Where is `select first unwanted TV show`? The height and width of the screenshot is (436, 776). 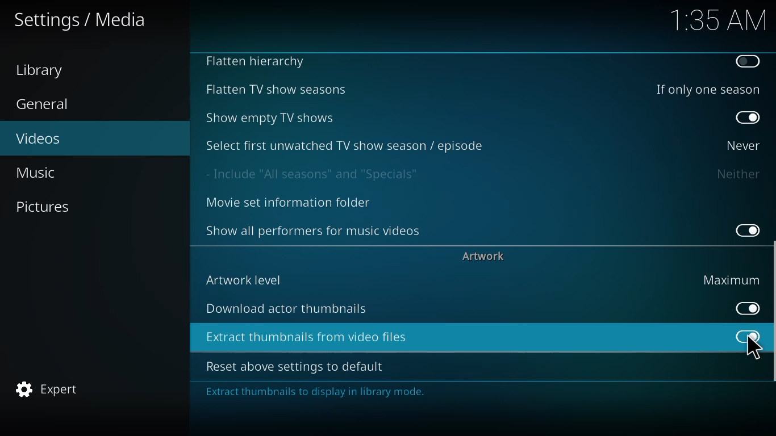
select first unwanted TV show is located at coordinates (346, 145).